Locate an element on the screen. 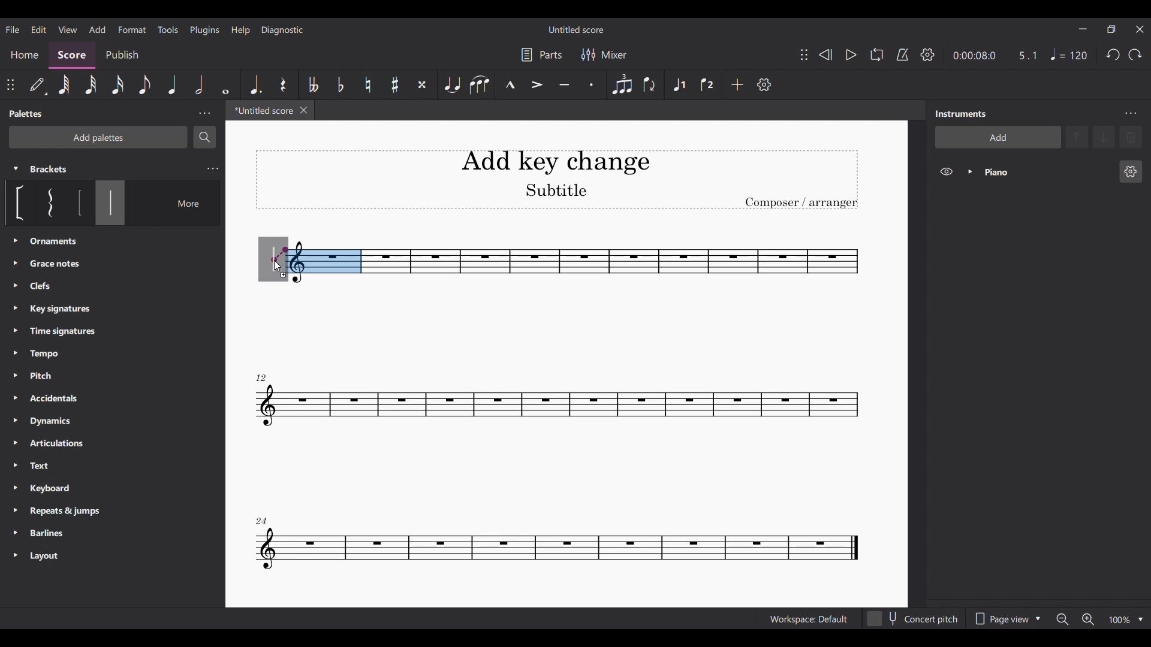 The image size is (1151, 647). 8th note is located at coordinates (146, 84).